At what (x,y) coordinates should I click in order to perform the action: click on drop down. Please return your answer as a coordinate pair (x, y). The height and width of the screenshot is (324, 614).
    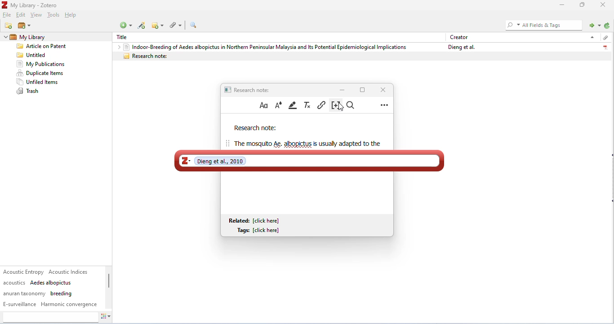
    Looking at the image, I should click on (117, 47).